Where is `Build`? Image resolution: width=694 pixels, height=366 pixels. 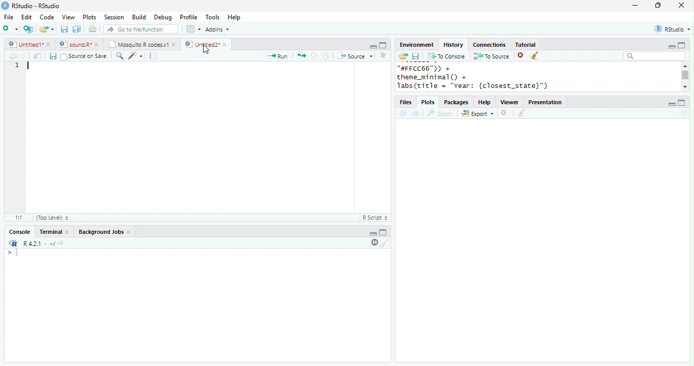
Build is located at coordinates (139, 17).